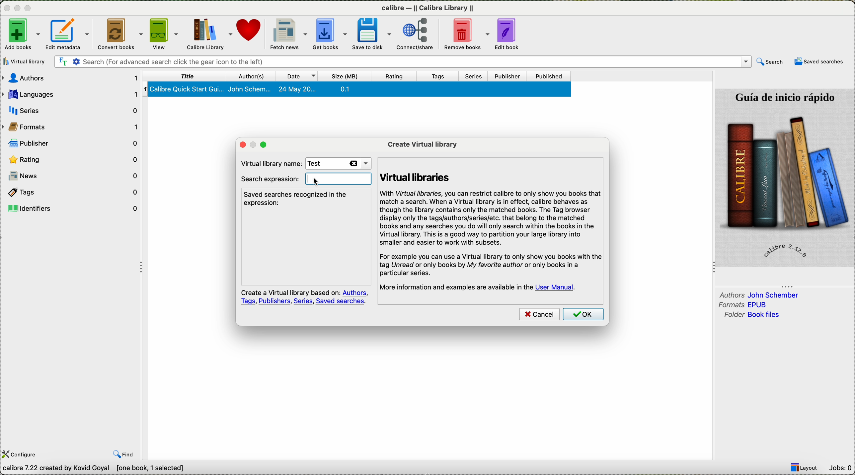 The height and width of the screenshot is (475, 855). What do you see at coordinates (269, 179) in the screenshot?
I see `search expression` at bounding box center [269, 179].